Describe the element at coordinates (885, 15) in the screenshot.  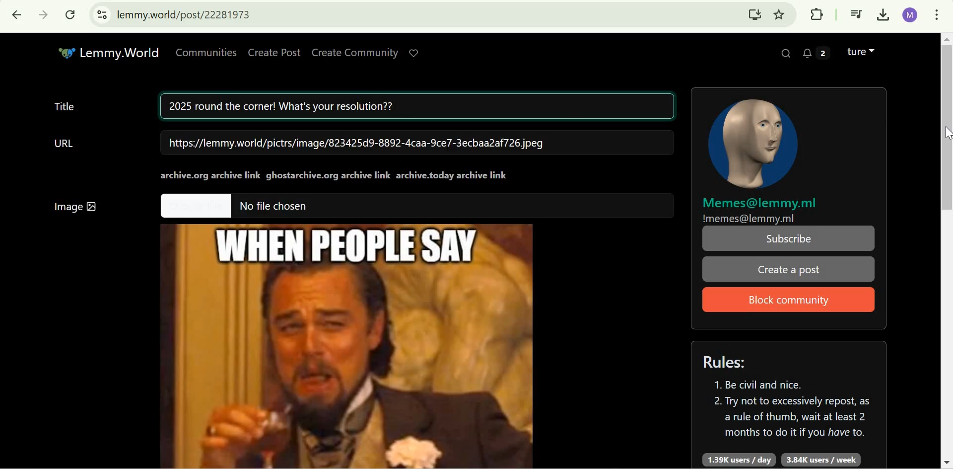
I see `Downloads` at that location.